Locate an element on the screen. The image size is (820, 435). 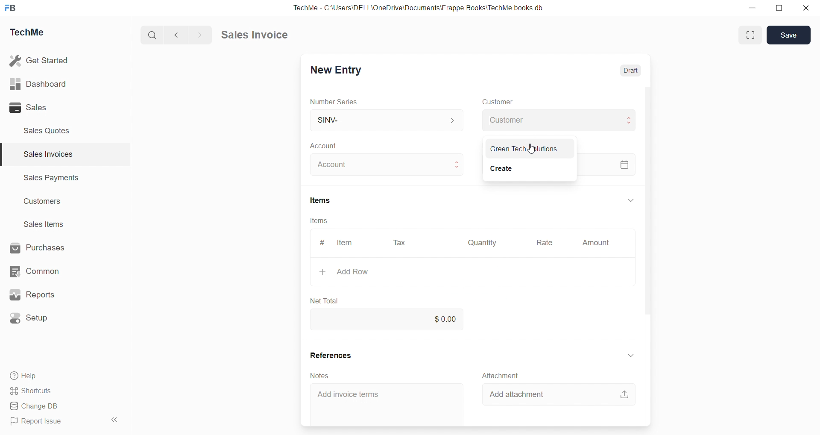
Number Series is located at coordinates (334, 102).